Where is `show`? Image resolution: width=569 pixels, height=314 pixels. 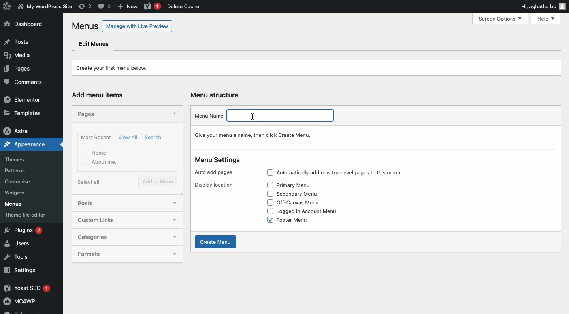 show is located at coordinates (174, 255).